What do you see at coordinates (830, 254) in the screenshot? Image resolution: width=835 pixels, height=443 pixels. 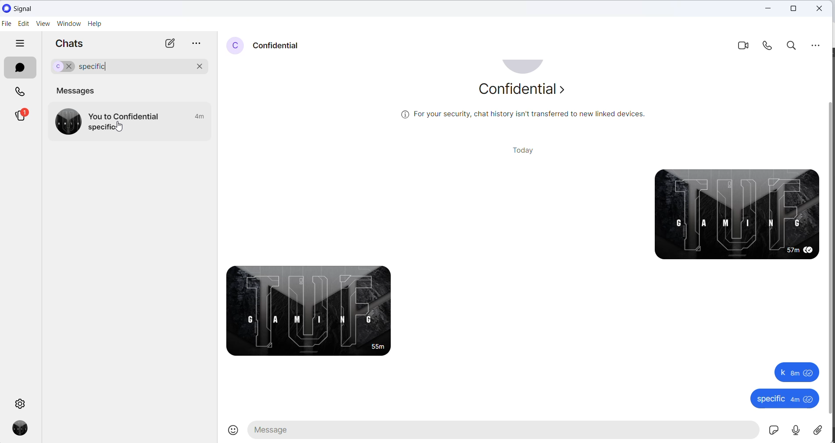 I see `scrollbar` at bounding box center [830, 254].